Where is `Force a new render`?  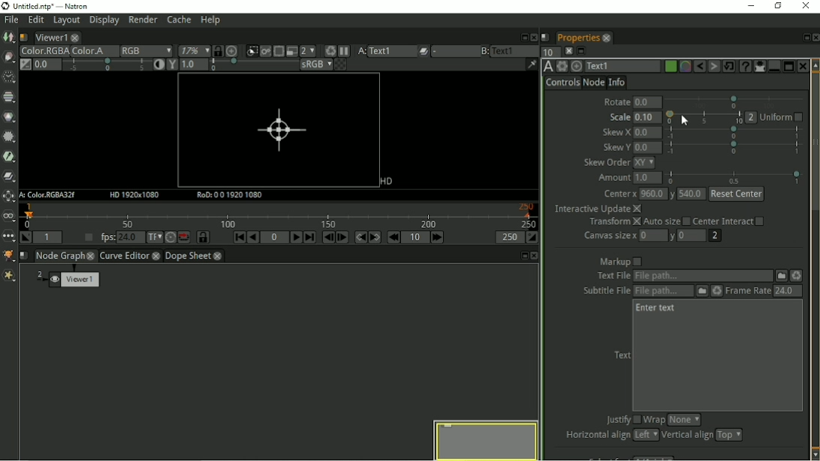
Force a new render is located at coordinates (329, 50).